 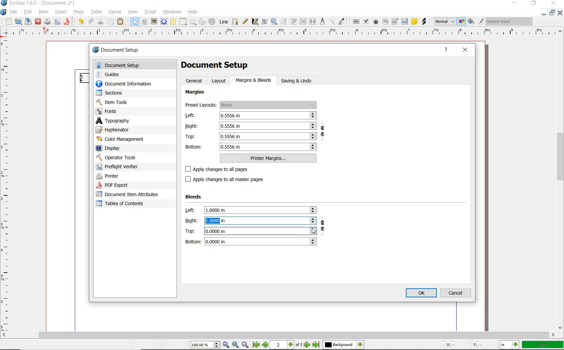 What do you see at coordinates (357, 22) in the screenshot?
I see `pdf push button` at bounding box center [357, 22].